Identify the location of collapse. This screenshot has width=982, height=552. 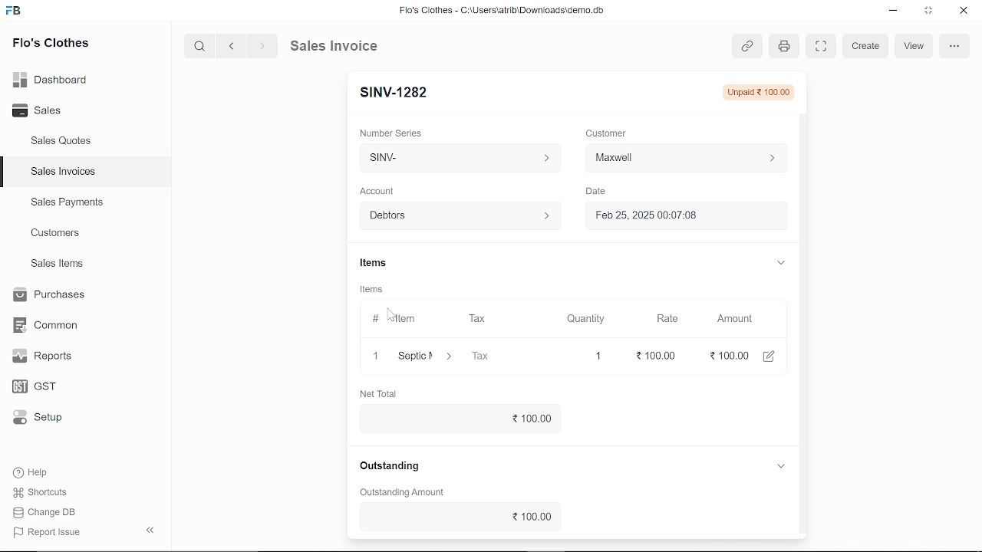
(152, 531).